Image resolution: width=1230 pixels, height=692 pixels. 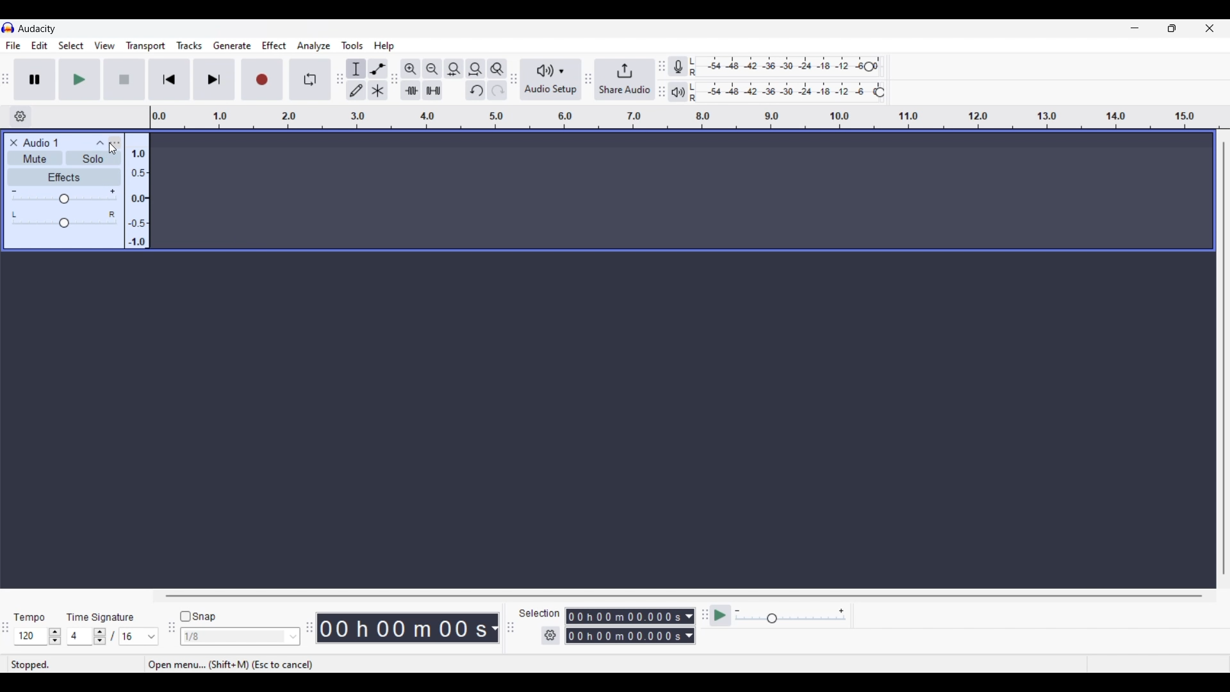 What do you see at coordinates (688, 627) in the screenshot?
I see `Metric options to record duration` at bounding box center [688, 627].